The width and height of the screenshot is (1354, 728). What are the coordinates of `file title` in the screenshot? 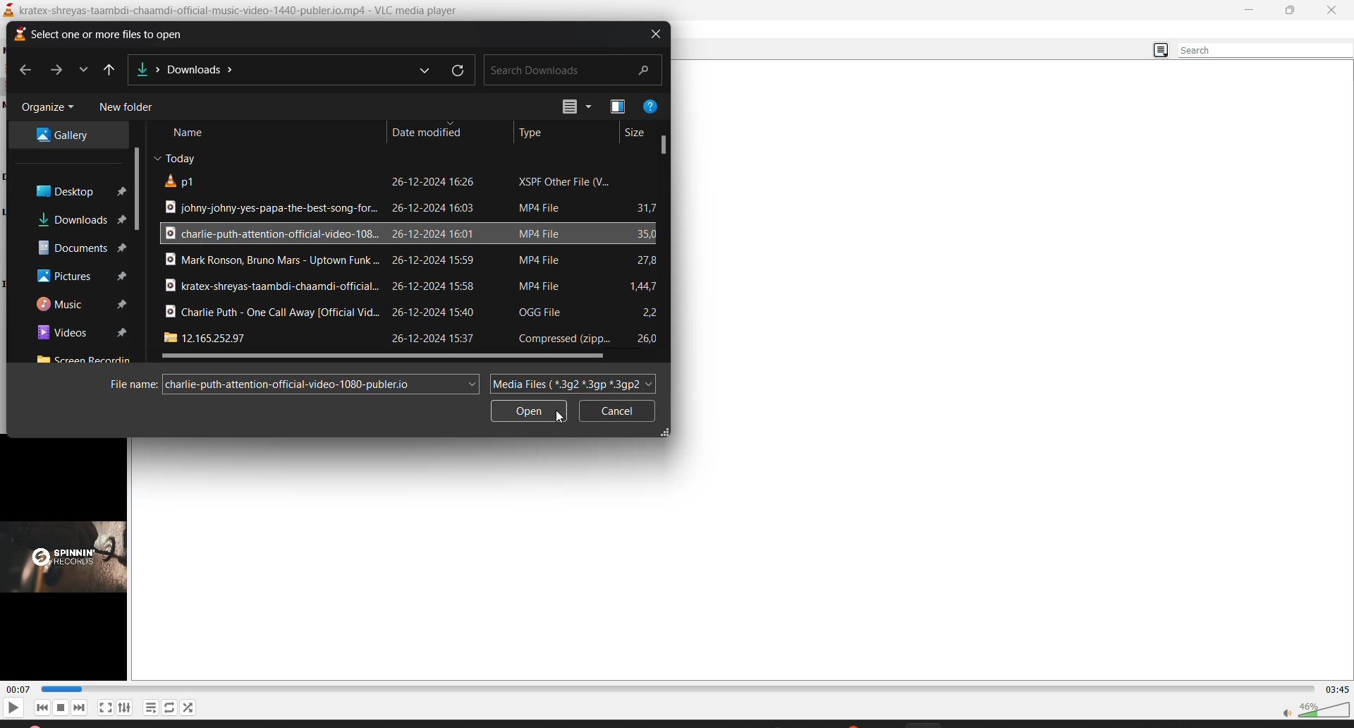 It's located at (270, 233).